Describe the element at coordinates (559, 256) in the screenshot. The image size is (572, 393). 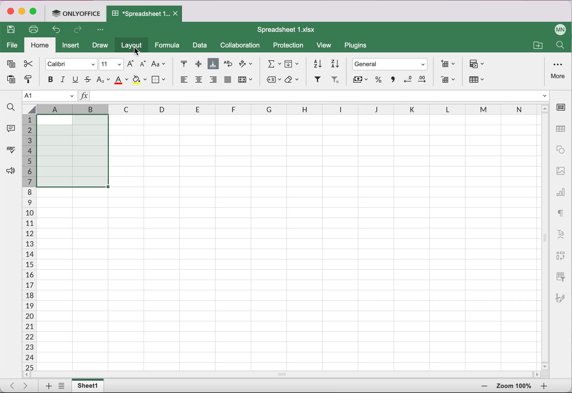
I see `pivot table` at that location.